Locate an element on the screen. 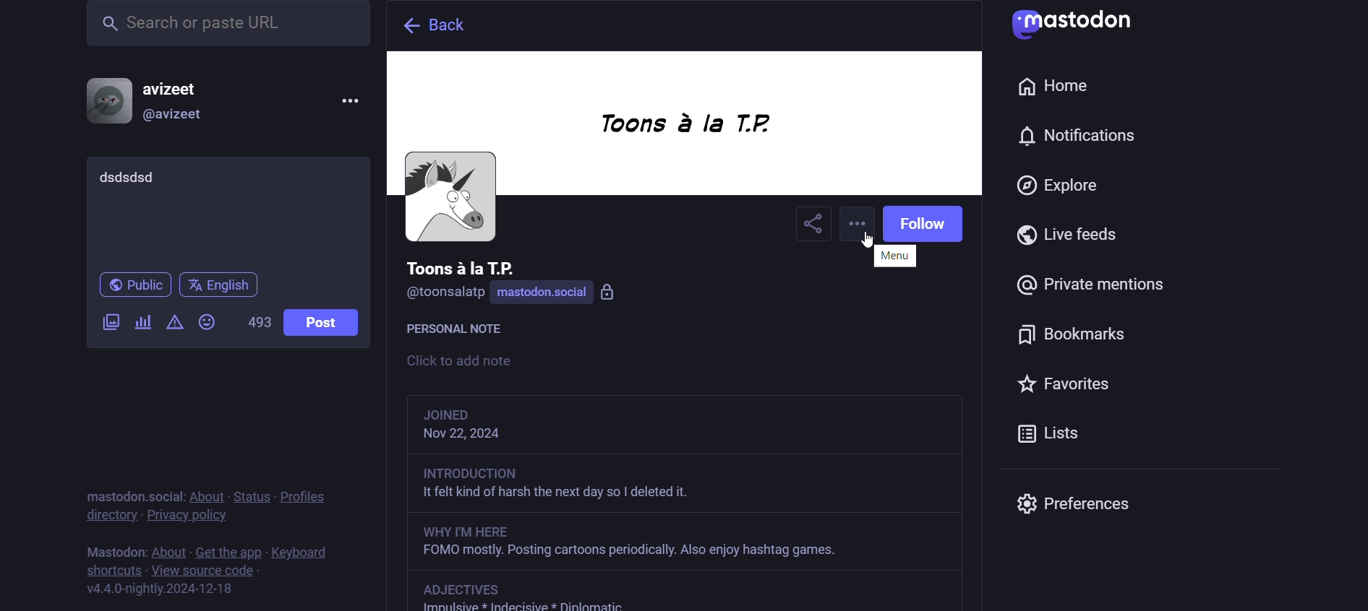 The image size is (1368, 611). text is located at coordinates (462, 331).